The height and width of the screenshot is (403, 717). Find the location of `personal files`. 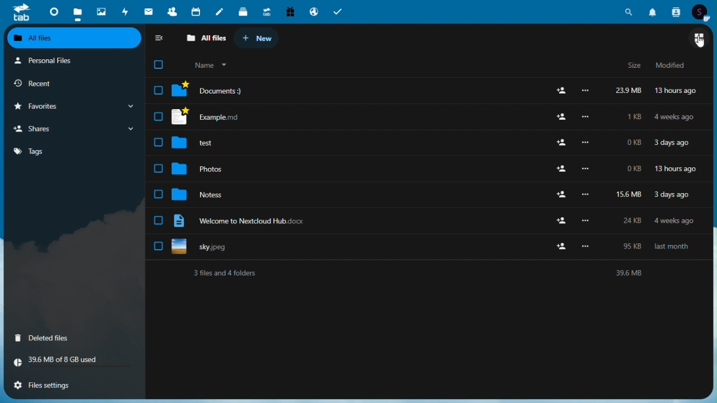

personal files is located at coordinates (66, 61).